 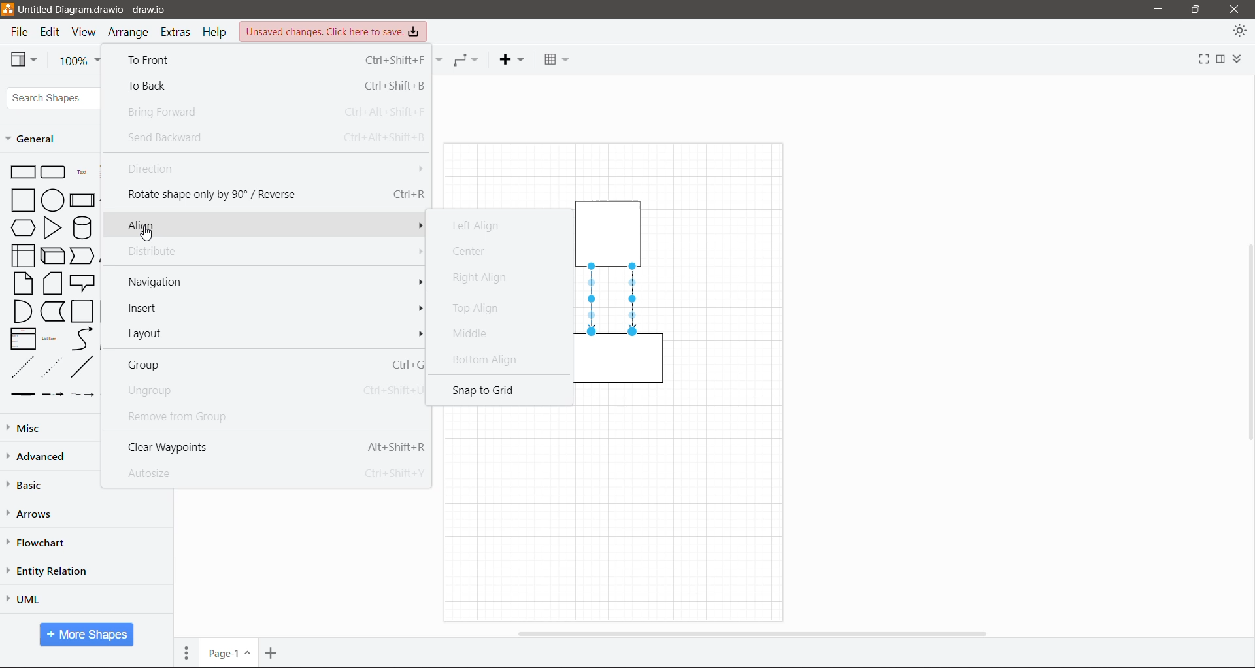 What do you see at coordinates (22, 311) in the screenshot?
I see `And` at bounding box center [22, 311].